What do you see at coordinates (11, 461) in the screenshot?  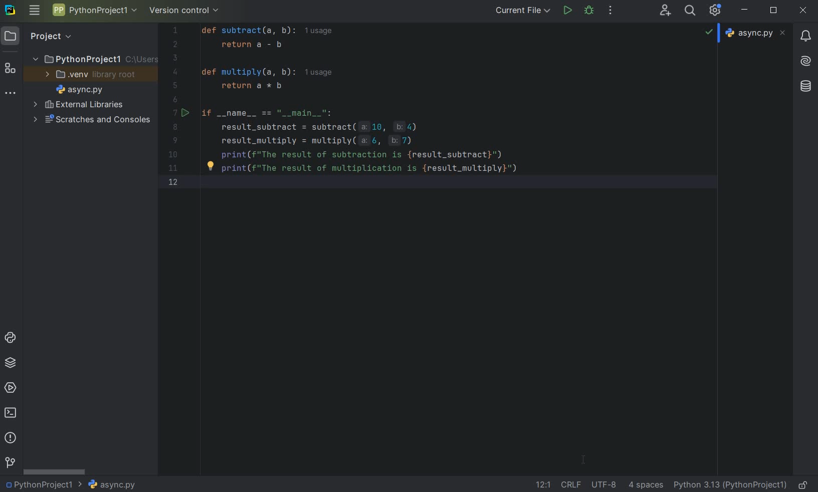 I see `version control` at bounding box center [11, 461].